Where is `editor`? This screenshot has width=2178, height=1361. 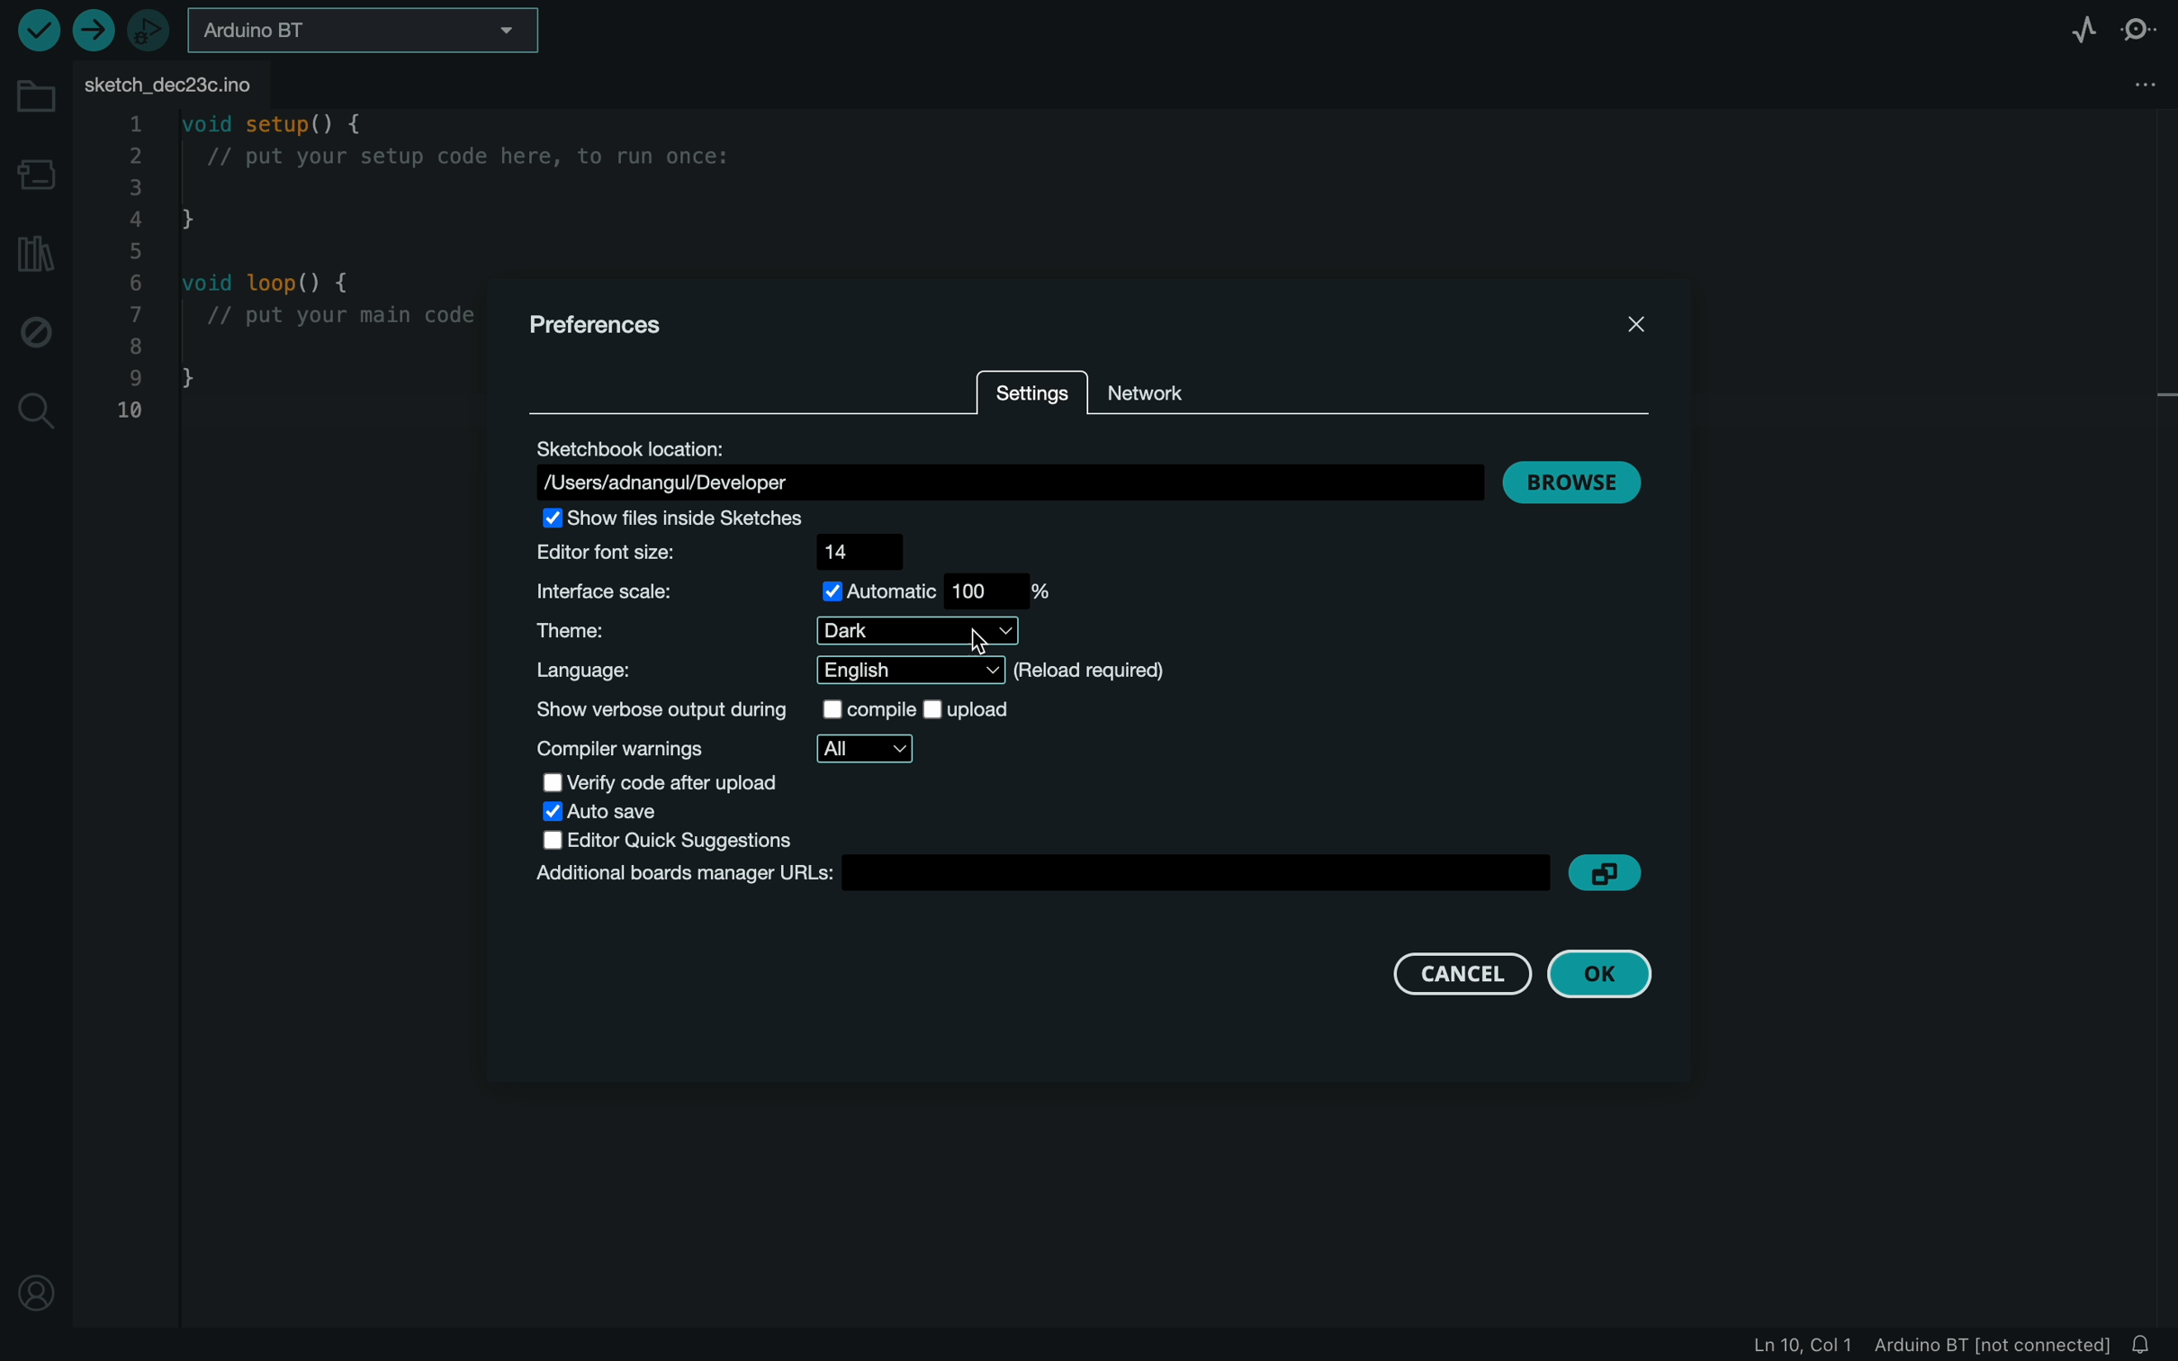
editor is located at coordinates (684, 840).